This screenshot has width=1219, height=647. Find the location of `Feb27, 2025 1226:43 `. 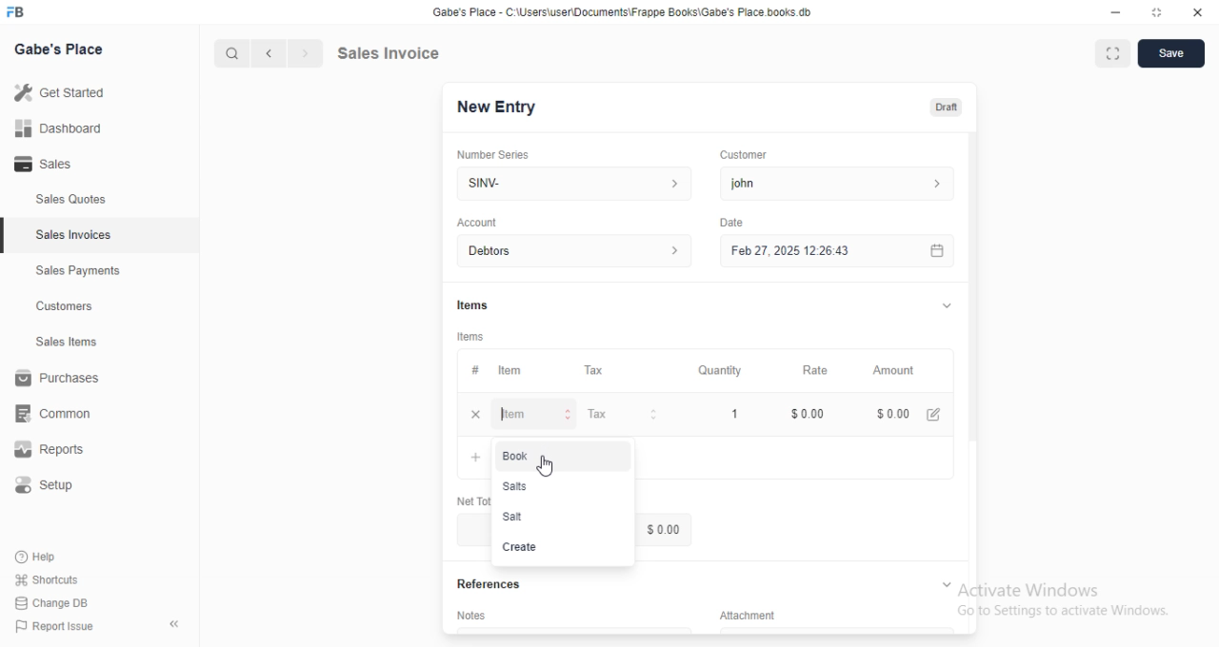

Feb27, 2025 1226:43  is located at coordinates (787, 253).